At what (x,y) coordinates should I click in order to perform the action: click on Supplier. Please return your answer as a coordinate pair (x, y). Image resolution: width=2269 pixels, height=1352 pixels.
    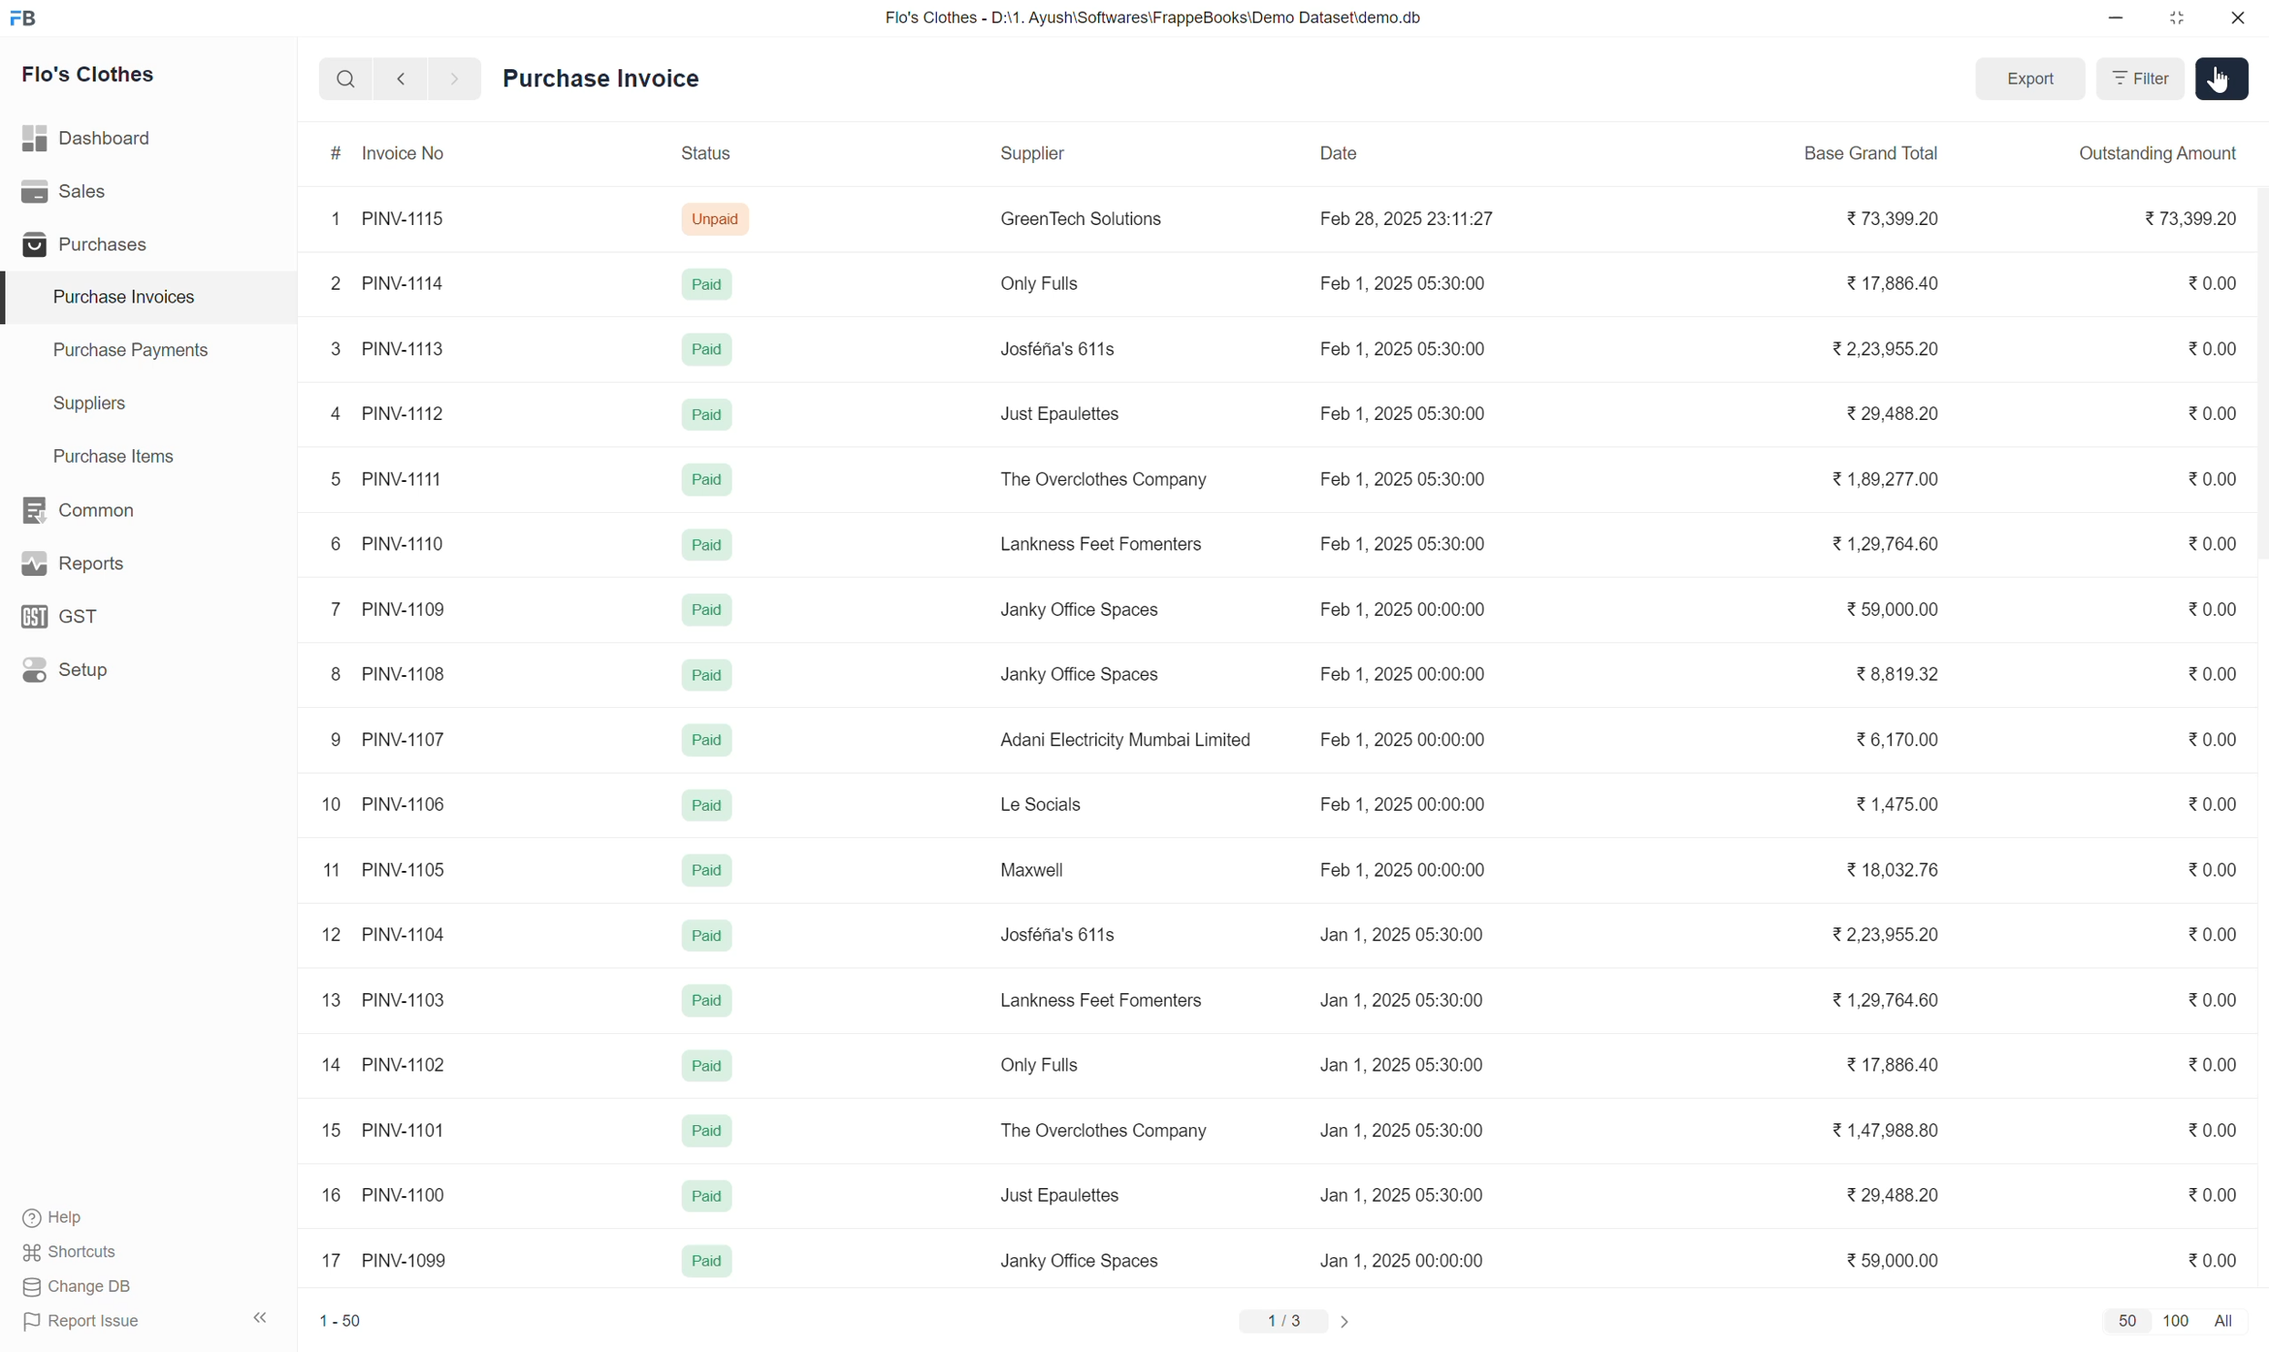
    Looking at the image, I should click on (1024, 161).